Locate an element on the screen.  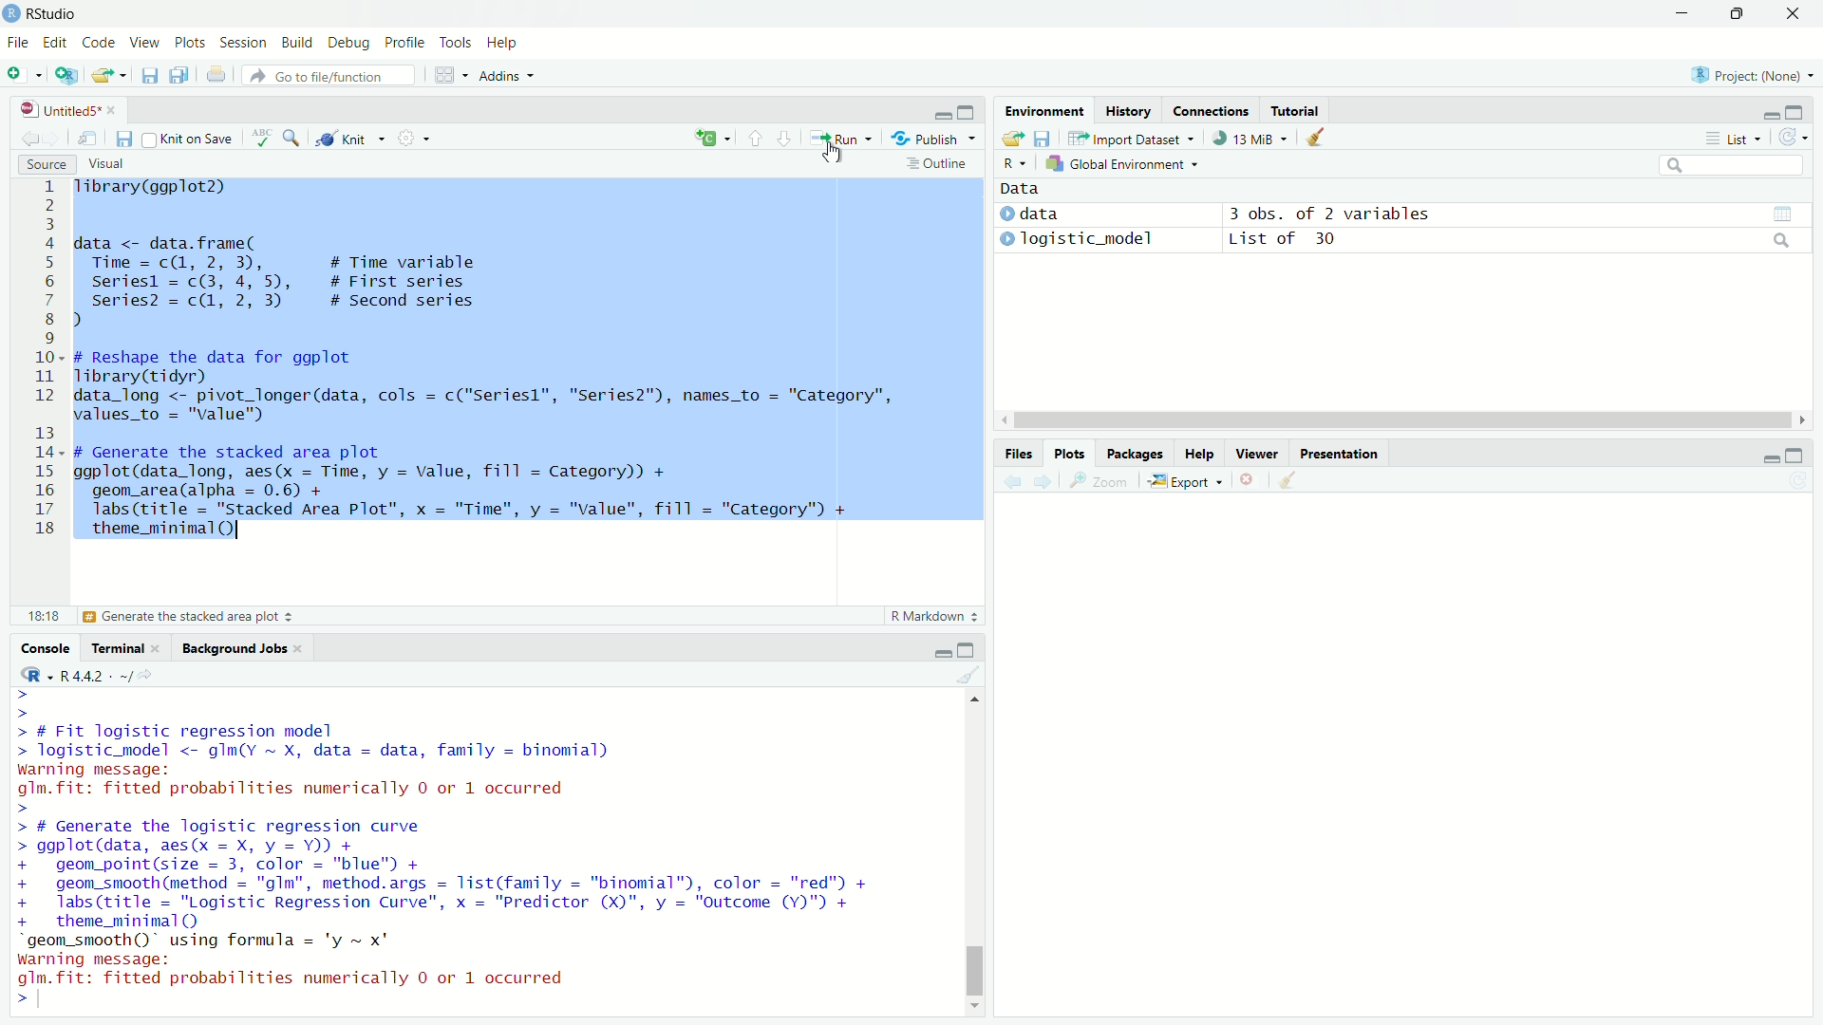
Viewer is located at coordinates (1256, 453).